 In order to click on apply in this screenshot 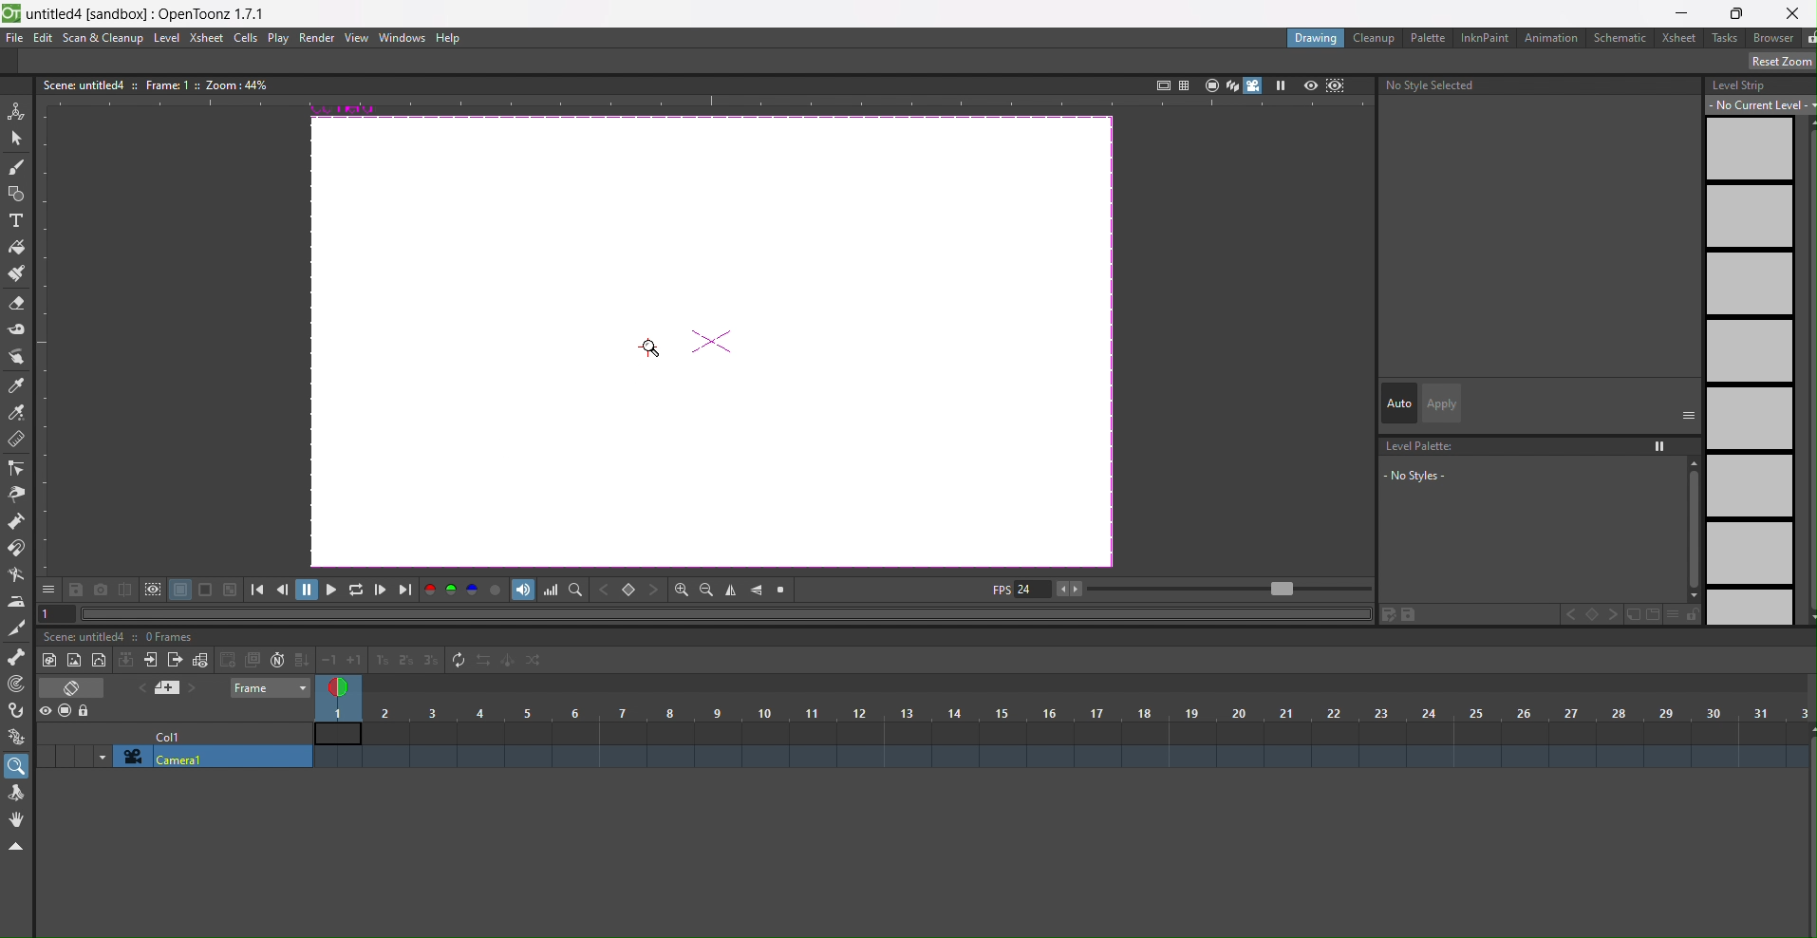, I will do `click(1439, 403)`.